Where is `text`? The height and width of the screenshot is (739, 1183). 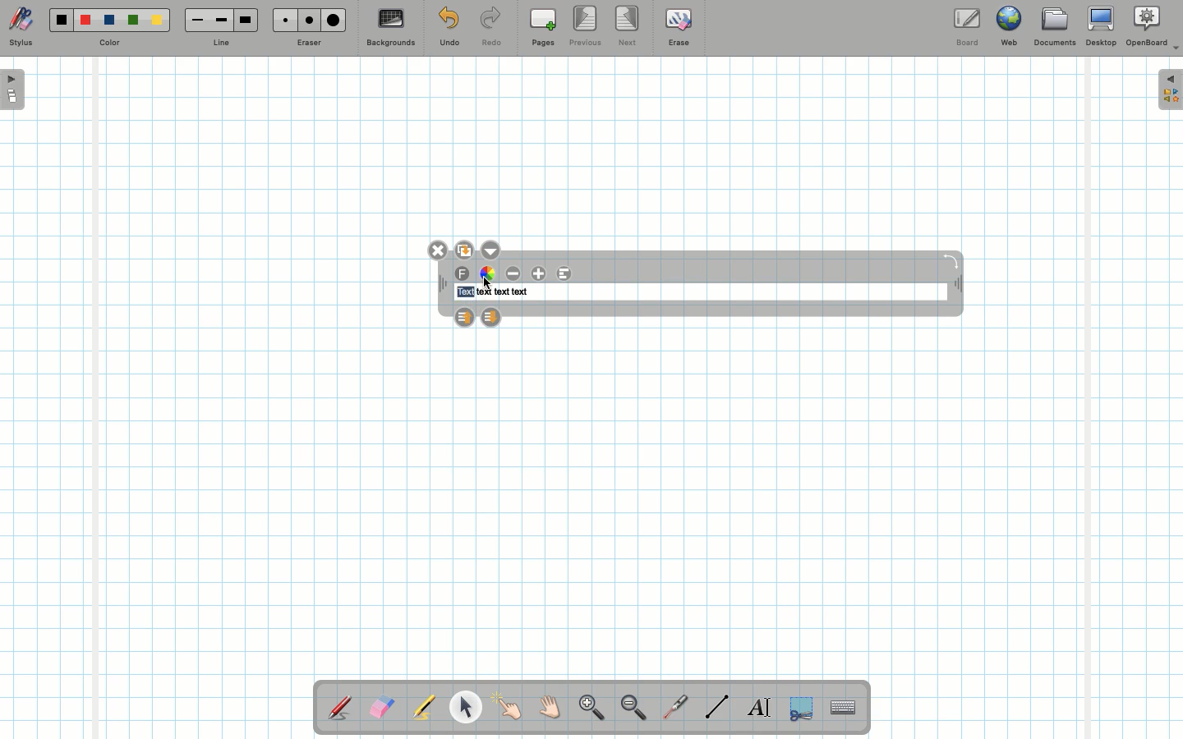 text is located at coordinates (483, 292).